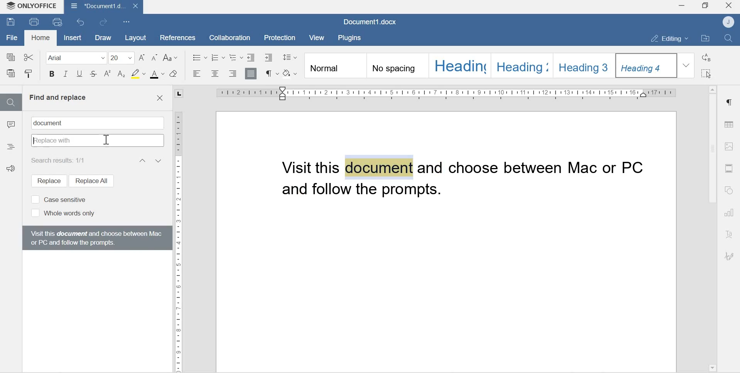  I want to click on Scale, so click(179, 236).